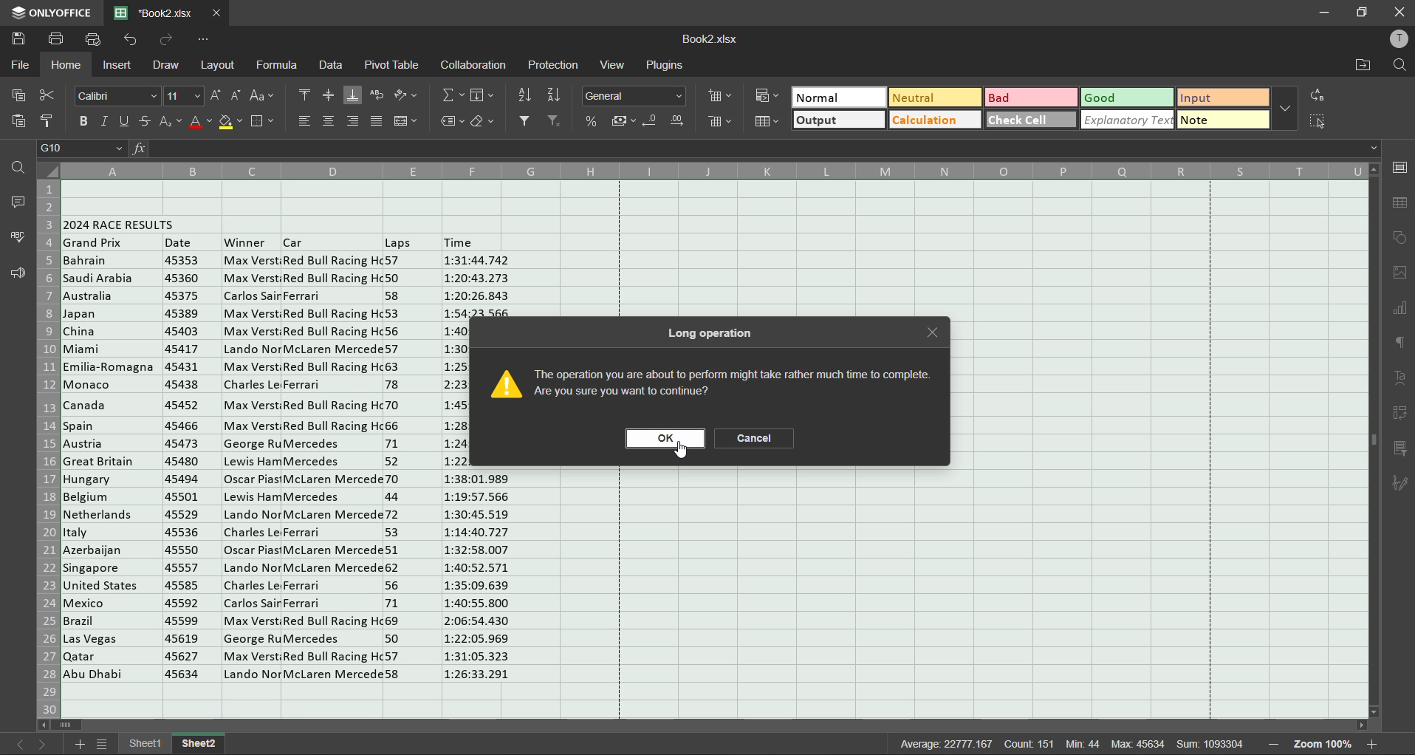  I want to click on neutral, so click(933, 98).